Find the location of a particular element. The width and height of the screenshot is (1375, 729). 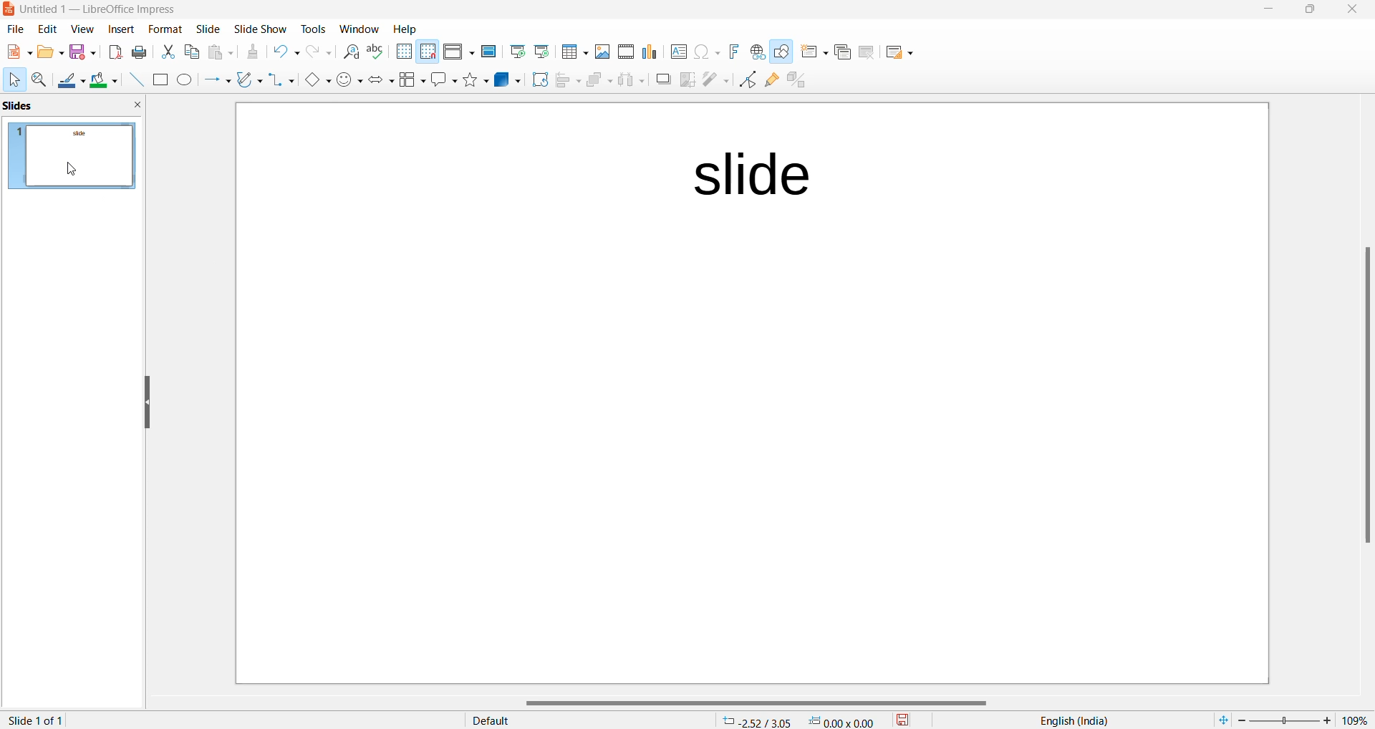

cursor coordinate is located at coordinates (803, 718).